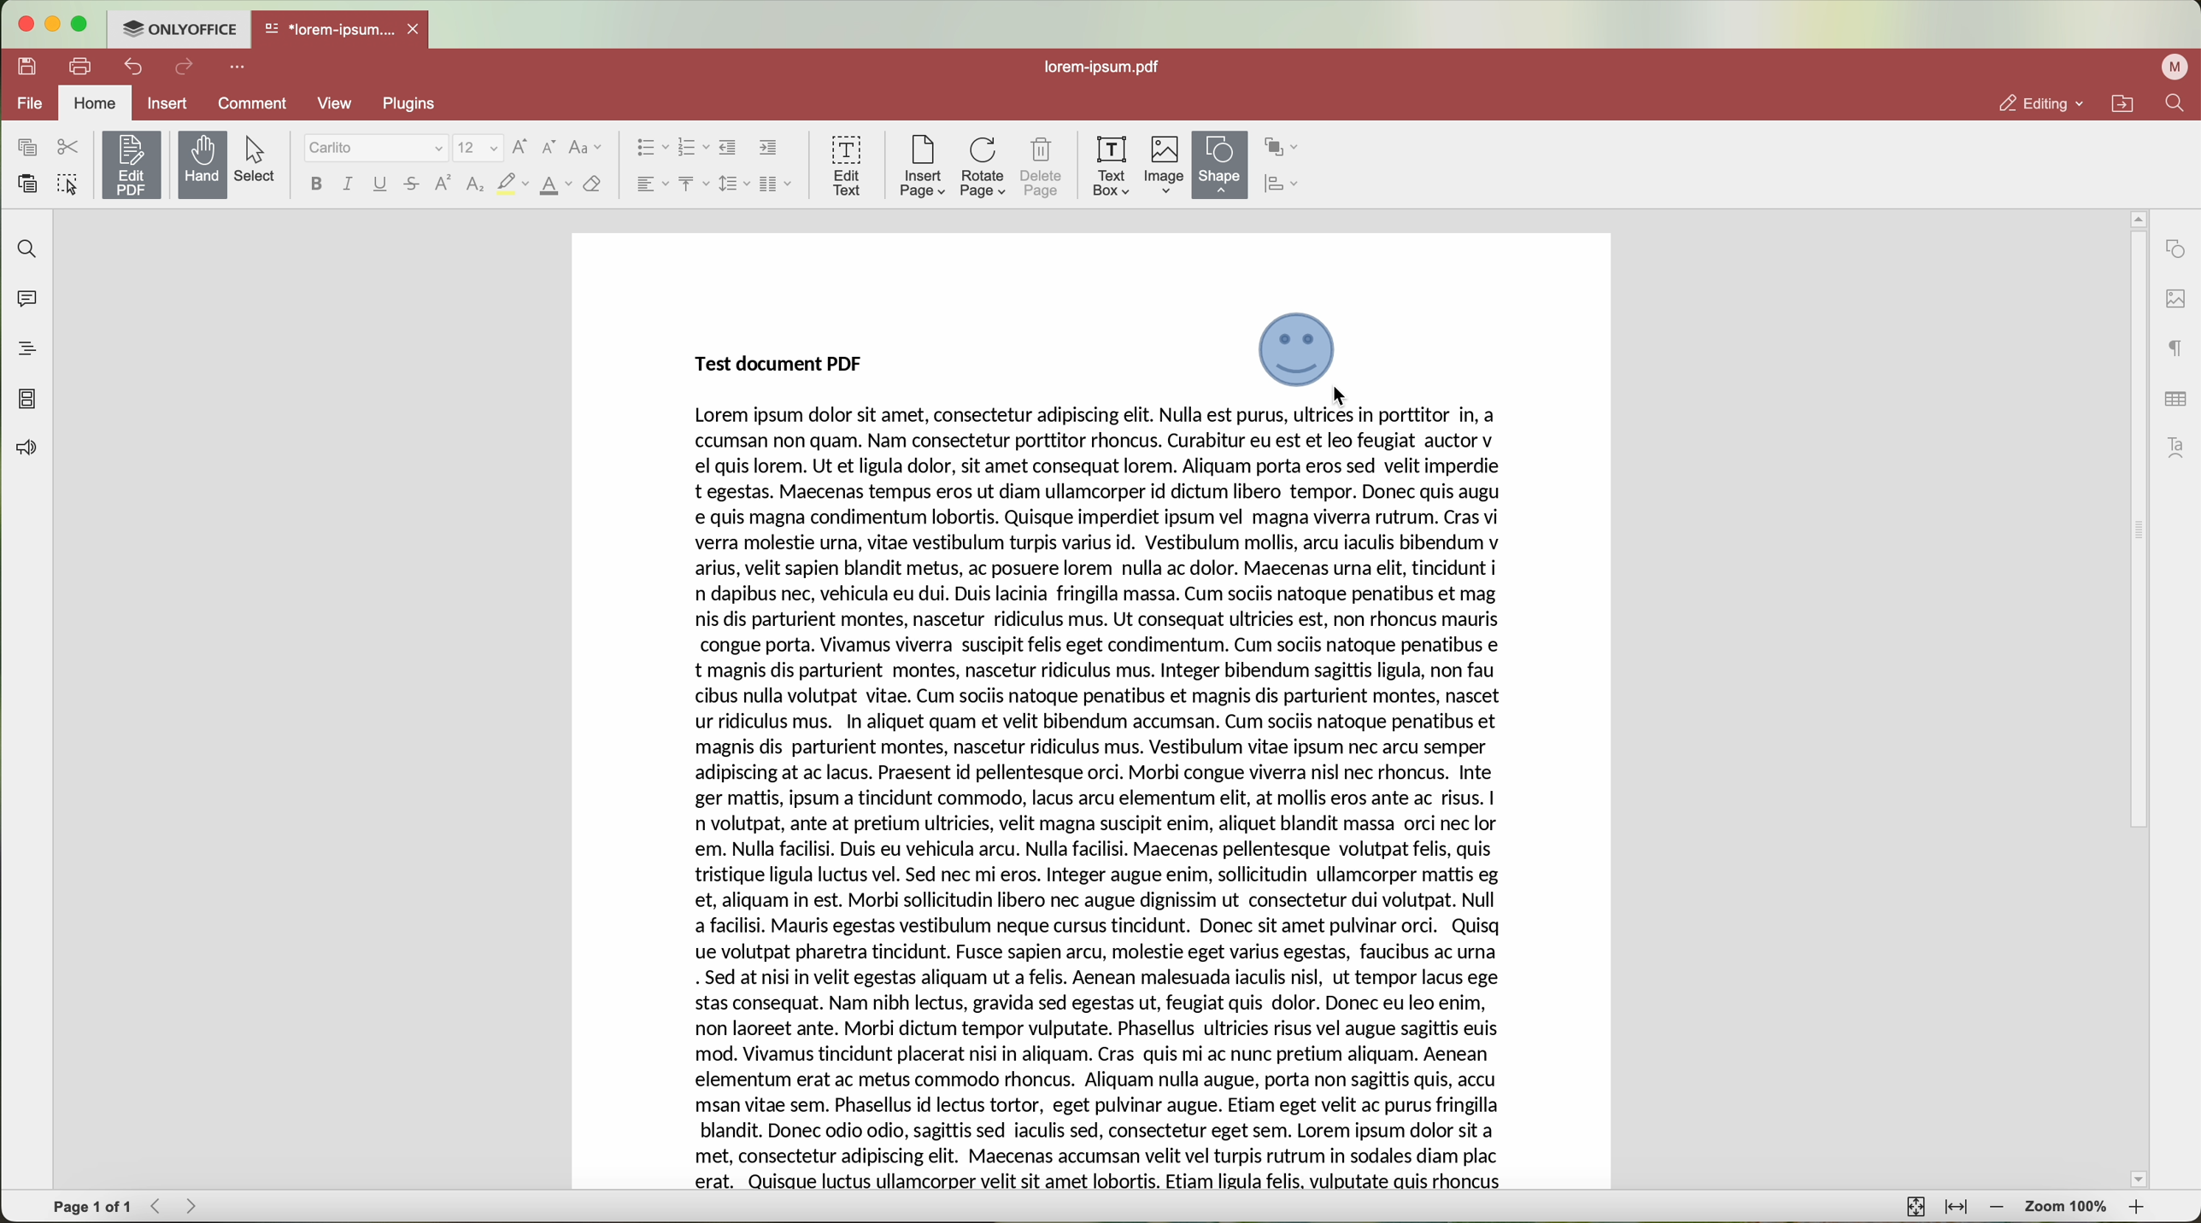  What do you see at coordinates (135, 161) in the screenshot?
I see `edit PDF` at bounding box center [135, 161].